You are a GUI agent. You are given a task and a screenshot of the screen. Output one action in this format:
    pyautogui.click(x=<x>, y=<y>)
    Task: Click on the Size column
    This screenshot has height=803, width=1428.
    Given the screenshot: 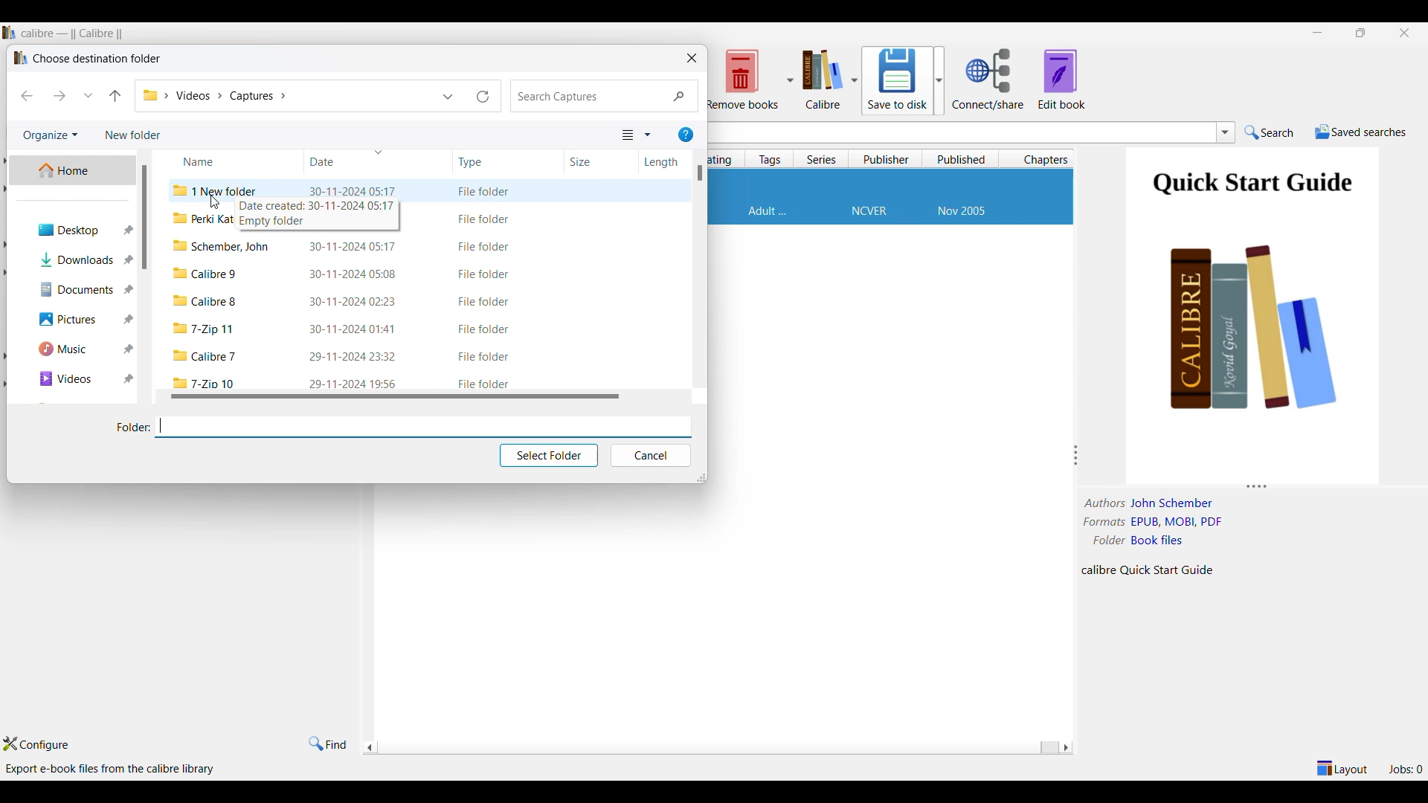 What is the action you would take?
    pyautogui.click(x=590, y=161)
    